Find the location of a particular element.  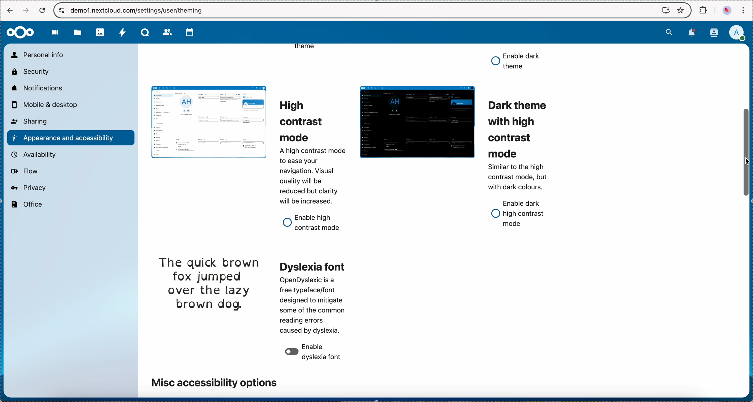

notifications is located at coordinates (38, 89).